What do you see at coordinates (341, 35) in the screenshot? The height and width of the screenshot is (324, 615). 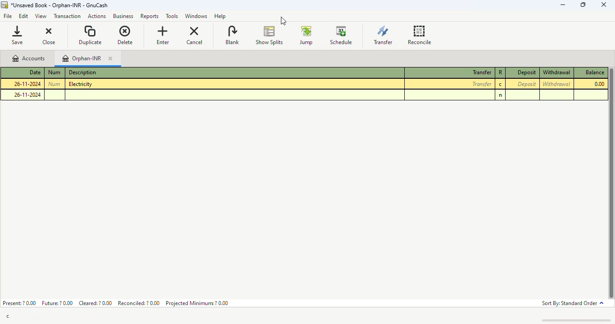 I see `schedule` at bounding box center [341, 35].